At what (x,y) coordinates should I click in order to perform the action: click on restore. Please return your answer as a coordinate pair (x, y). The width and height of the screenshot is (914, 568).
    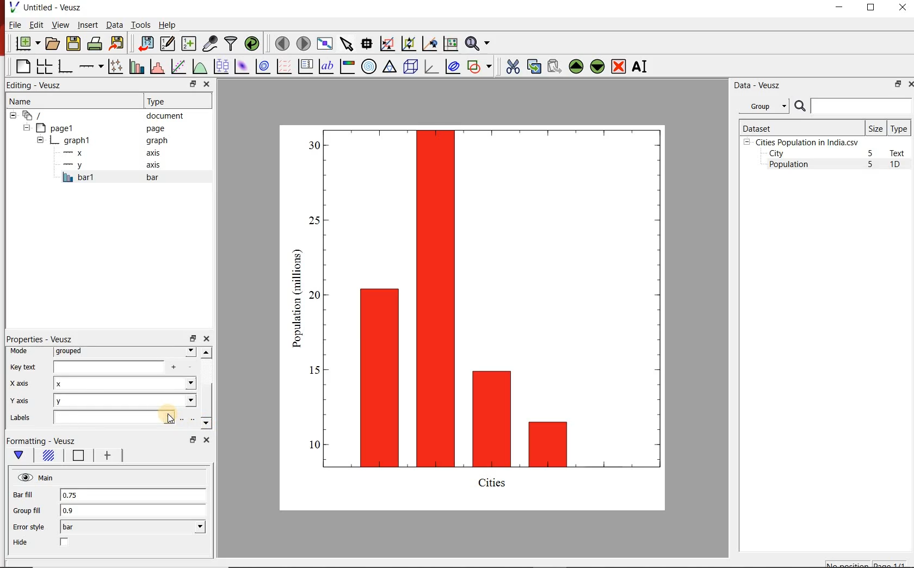
    Looking at the image, I should click on (192, 338).